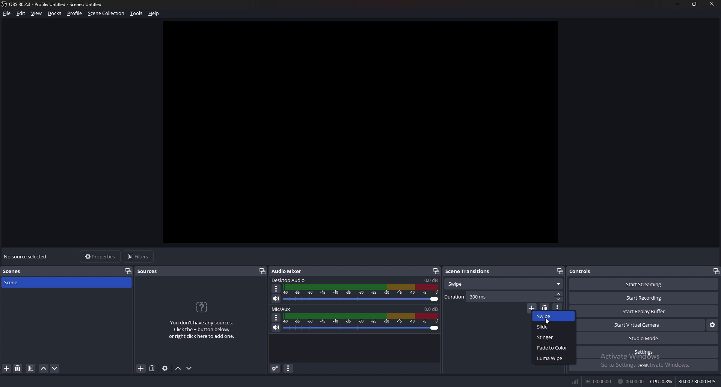 This screenshot has height=387, width=721. Describe the element at coordinates (432, 280) in the screenshot. I see `0.0db` at that location.